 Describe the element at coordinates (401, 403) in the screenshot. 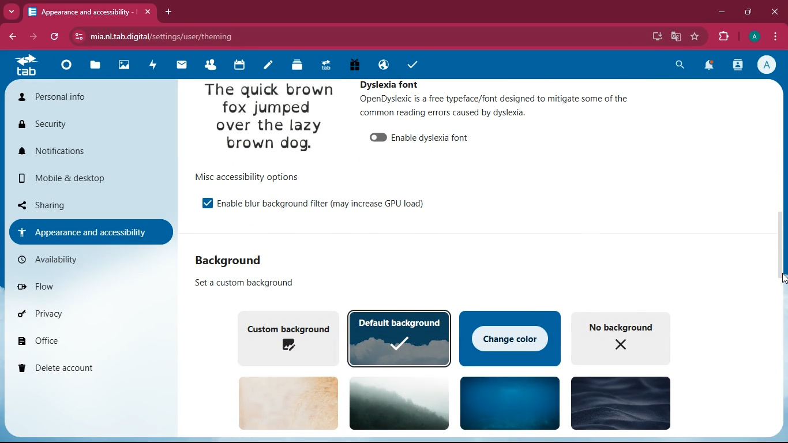

I see `background` at that location.